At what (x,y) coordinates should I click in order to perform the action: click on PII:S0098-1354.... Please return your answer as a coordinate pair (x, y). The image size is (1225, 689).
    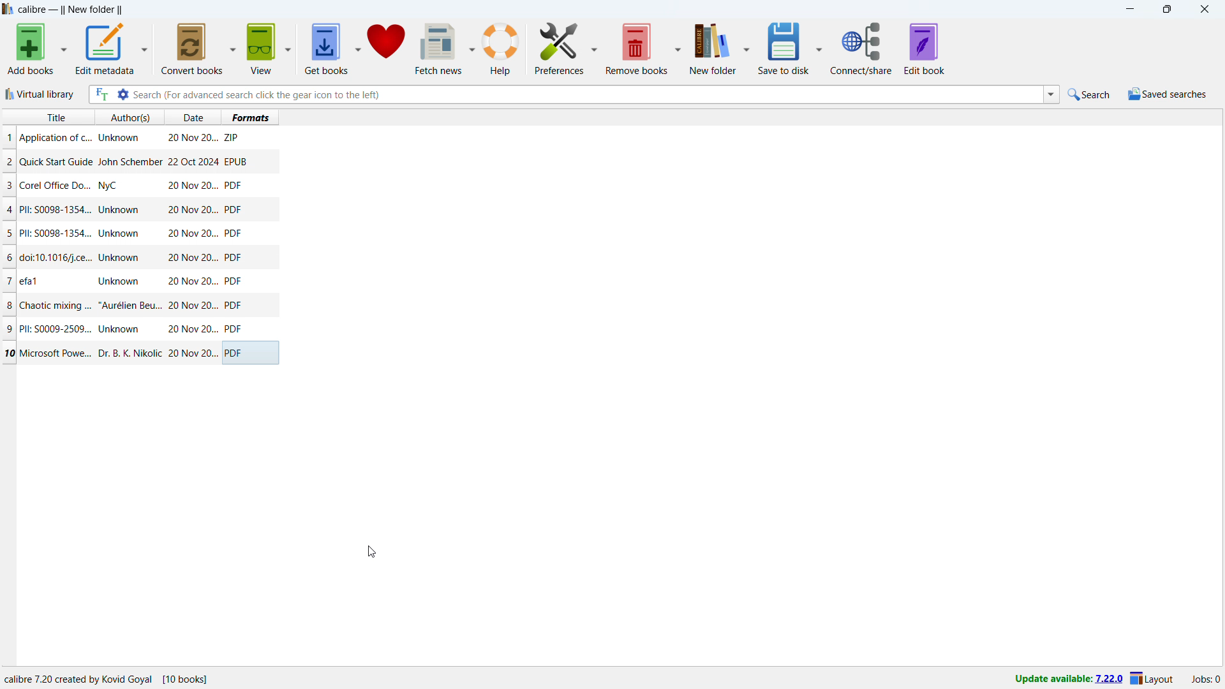
    Looking at the image, I should click on (56, 234).